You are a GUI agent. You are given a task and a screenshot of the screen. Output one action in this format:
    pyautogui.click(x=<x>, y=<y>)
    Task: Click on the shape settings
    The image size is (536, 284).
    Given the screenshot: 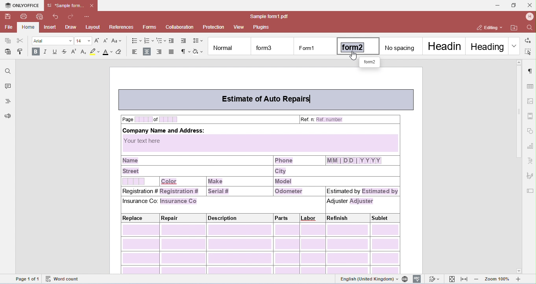 What is the action you would take?
    pyautogui.click(x=530, y=130)
    